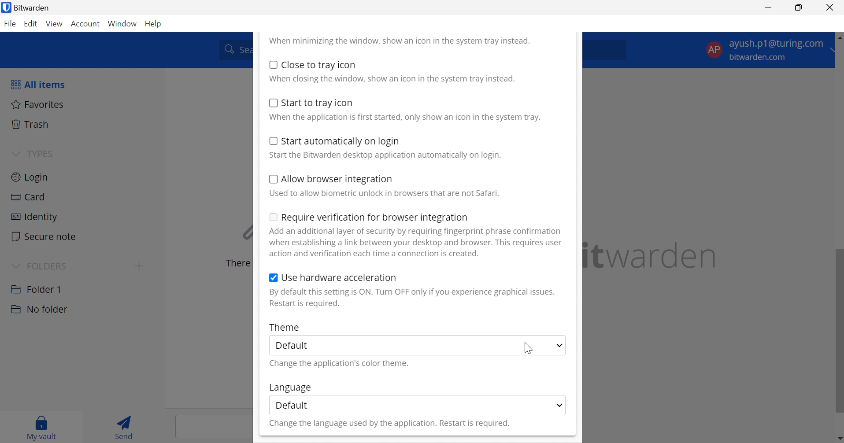 This screenshot has width=844, height=443. What do you see at coordinates (273, 64) in the screenshot?
I see `Checkbox` at bounding box center [273, 64].